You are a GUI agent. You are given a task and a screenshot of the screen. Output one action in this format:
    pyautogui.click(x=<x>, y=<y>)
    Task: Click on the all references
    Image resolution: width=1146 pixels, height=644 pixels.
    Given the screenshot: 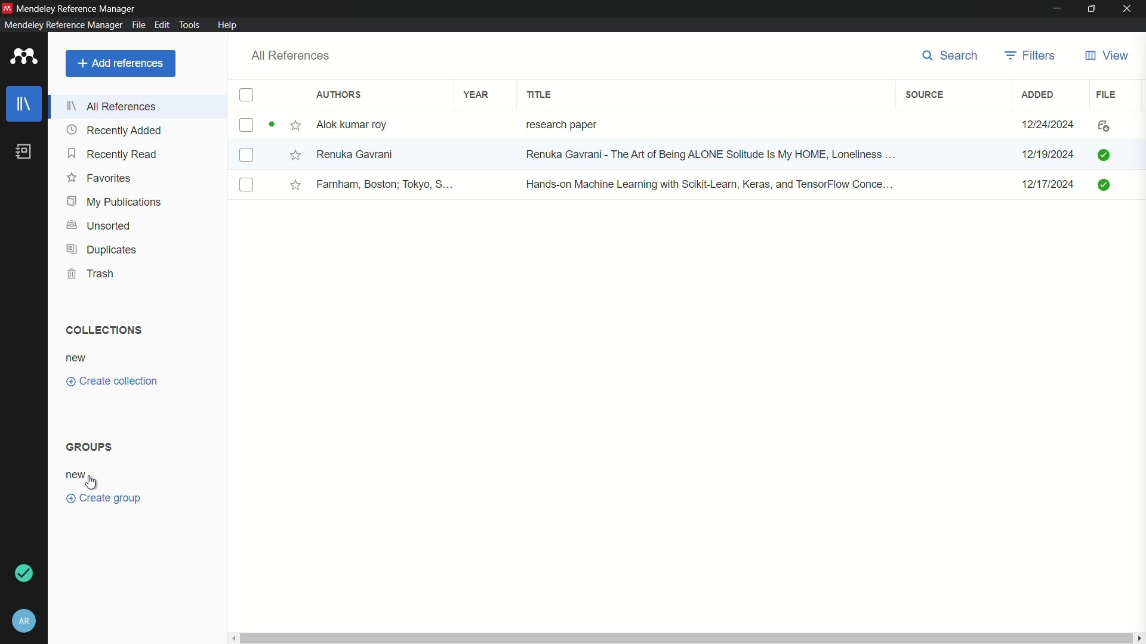 What is the action you would take?
    pyautogui.click(x=115, y=106)
    